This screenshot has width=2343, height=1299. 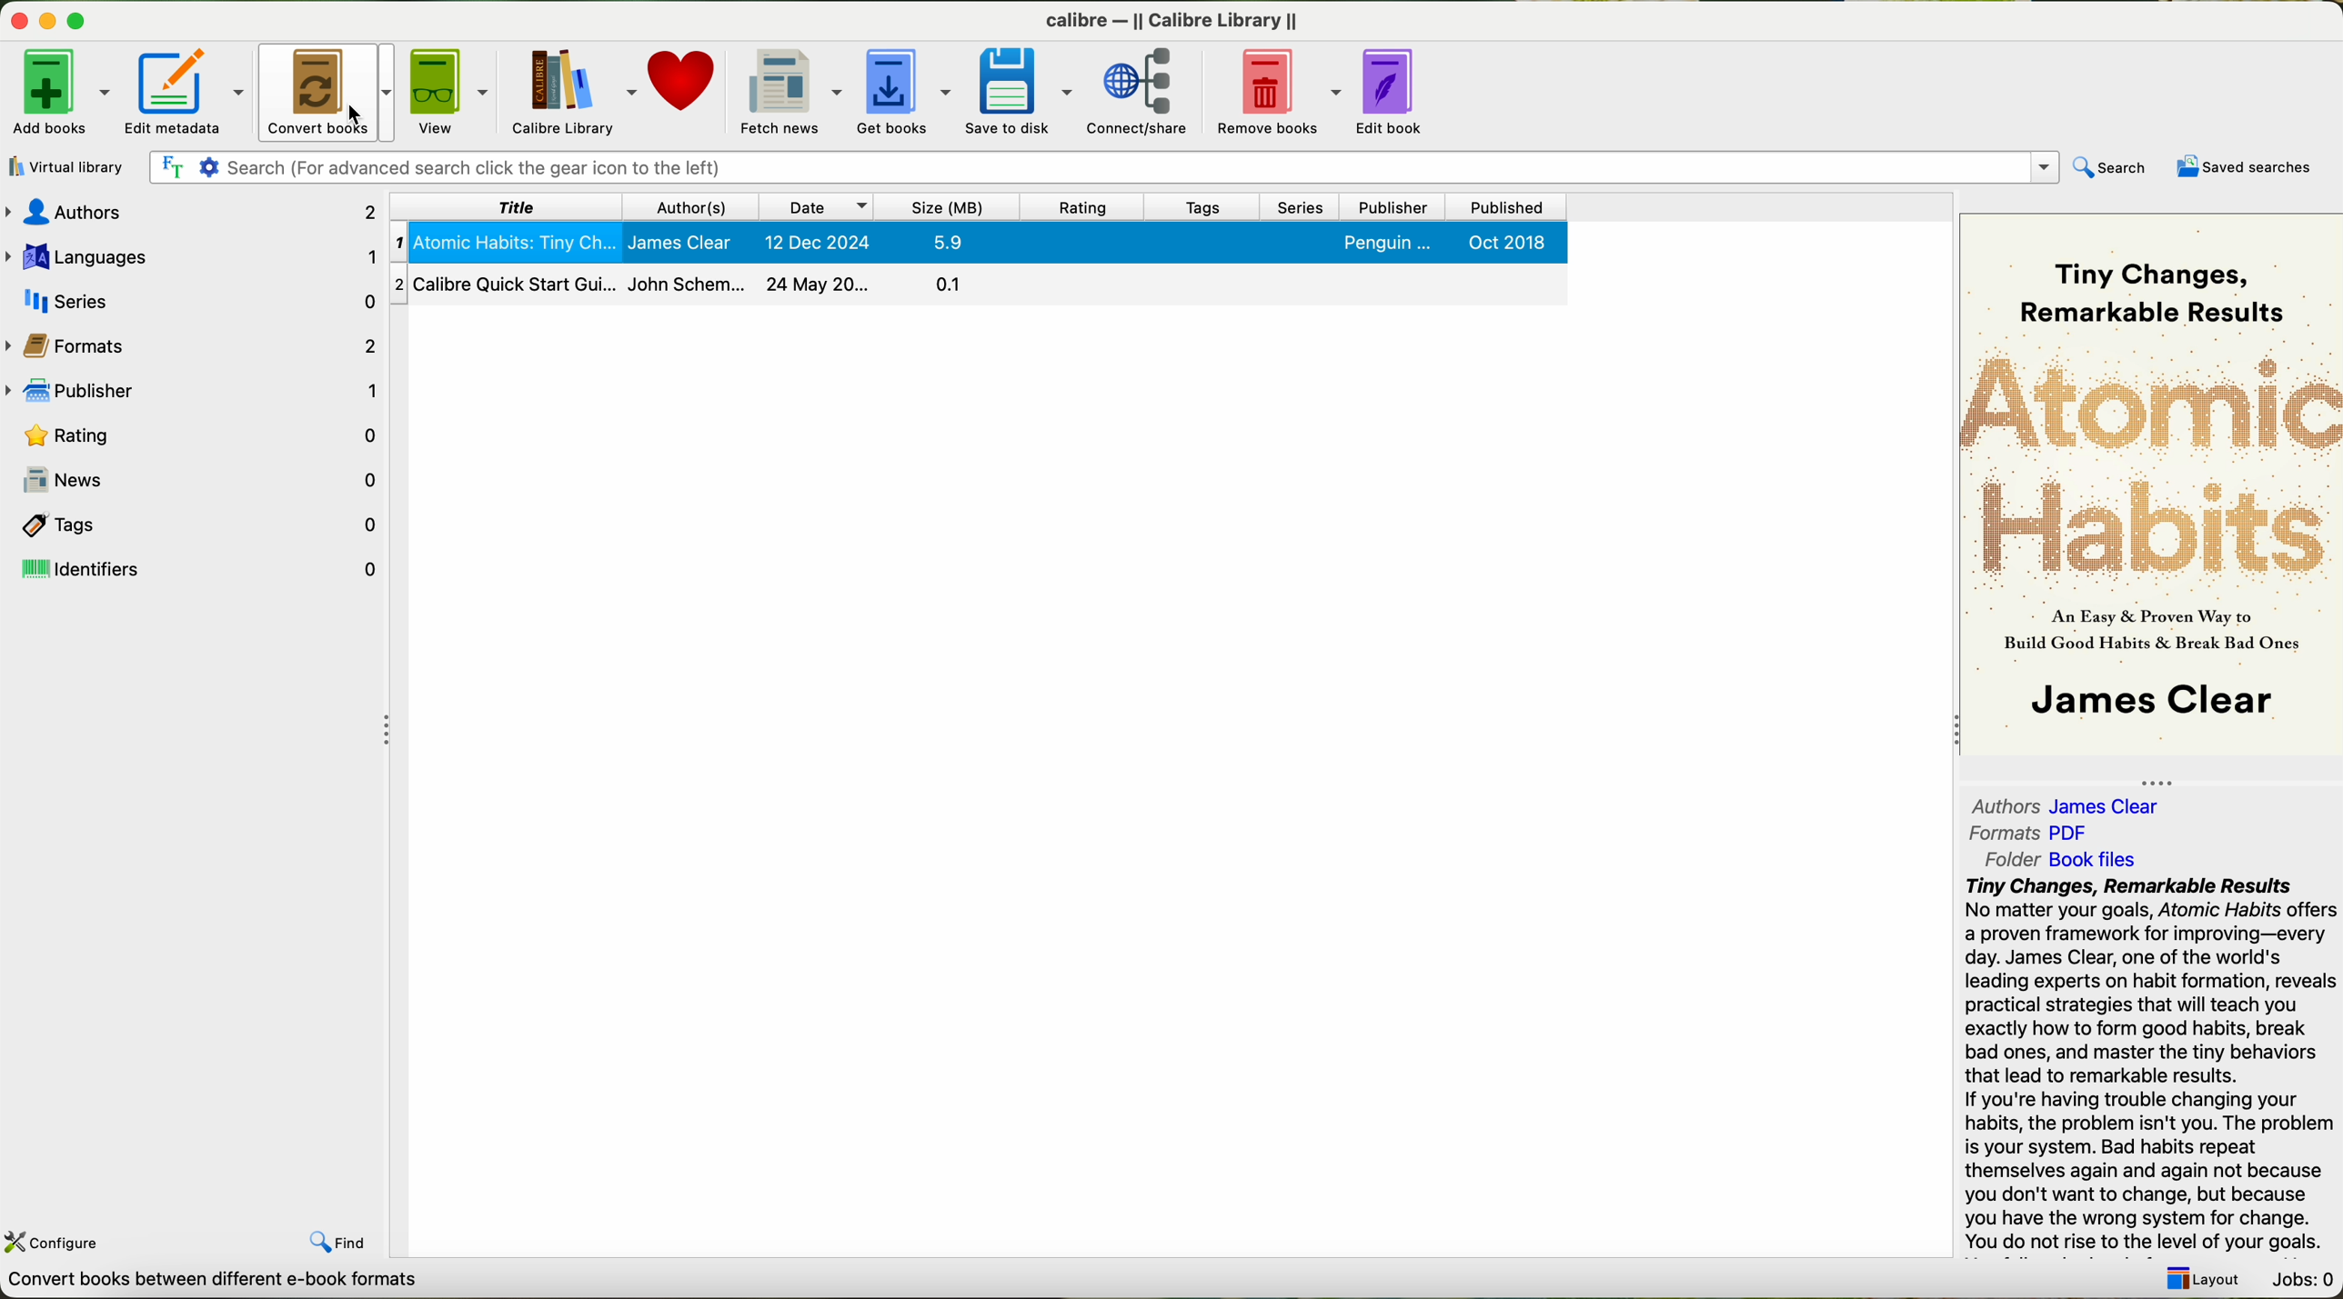 I want to click on remove books, so click(x=1277, y=91).